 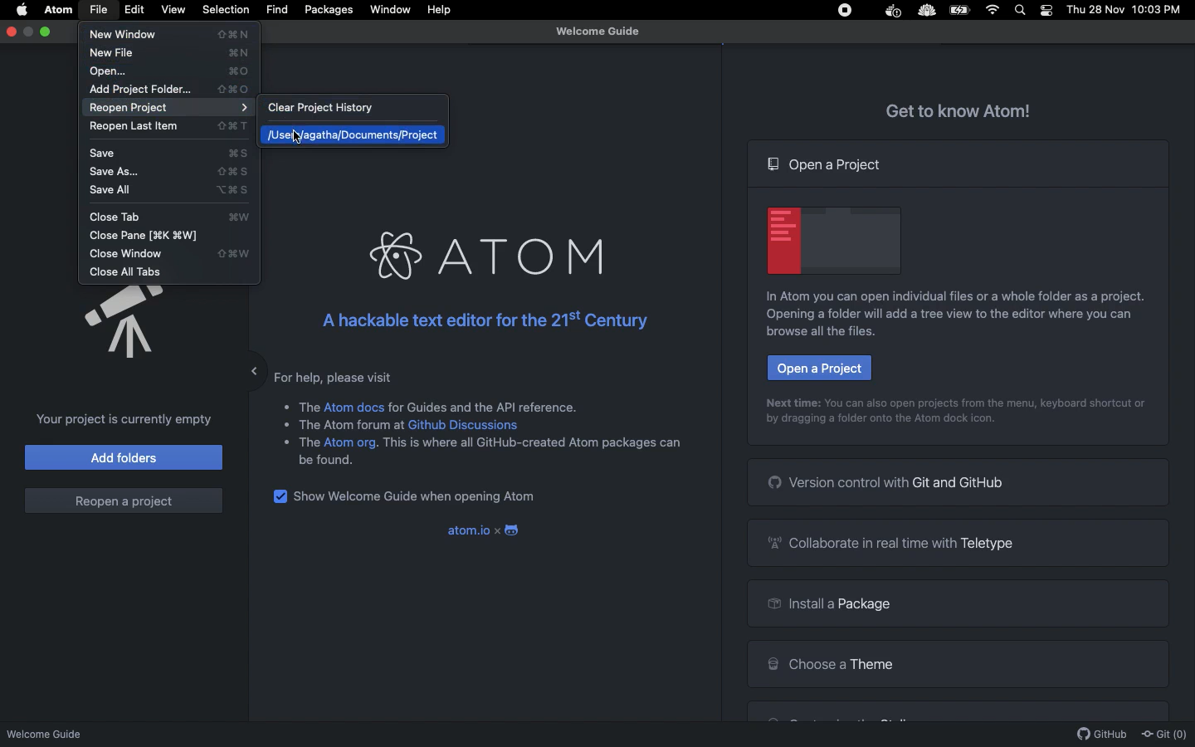 I want to click on Selection, so click(x=226, y=10).